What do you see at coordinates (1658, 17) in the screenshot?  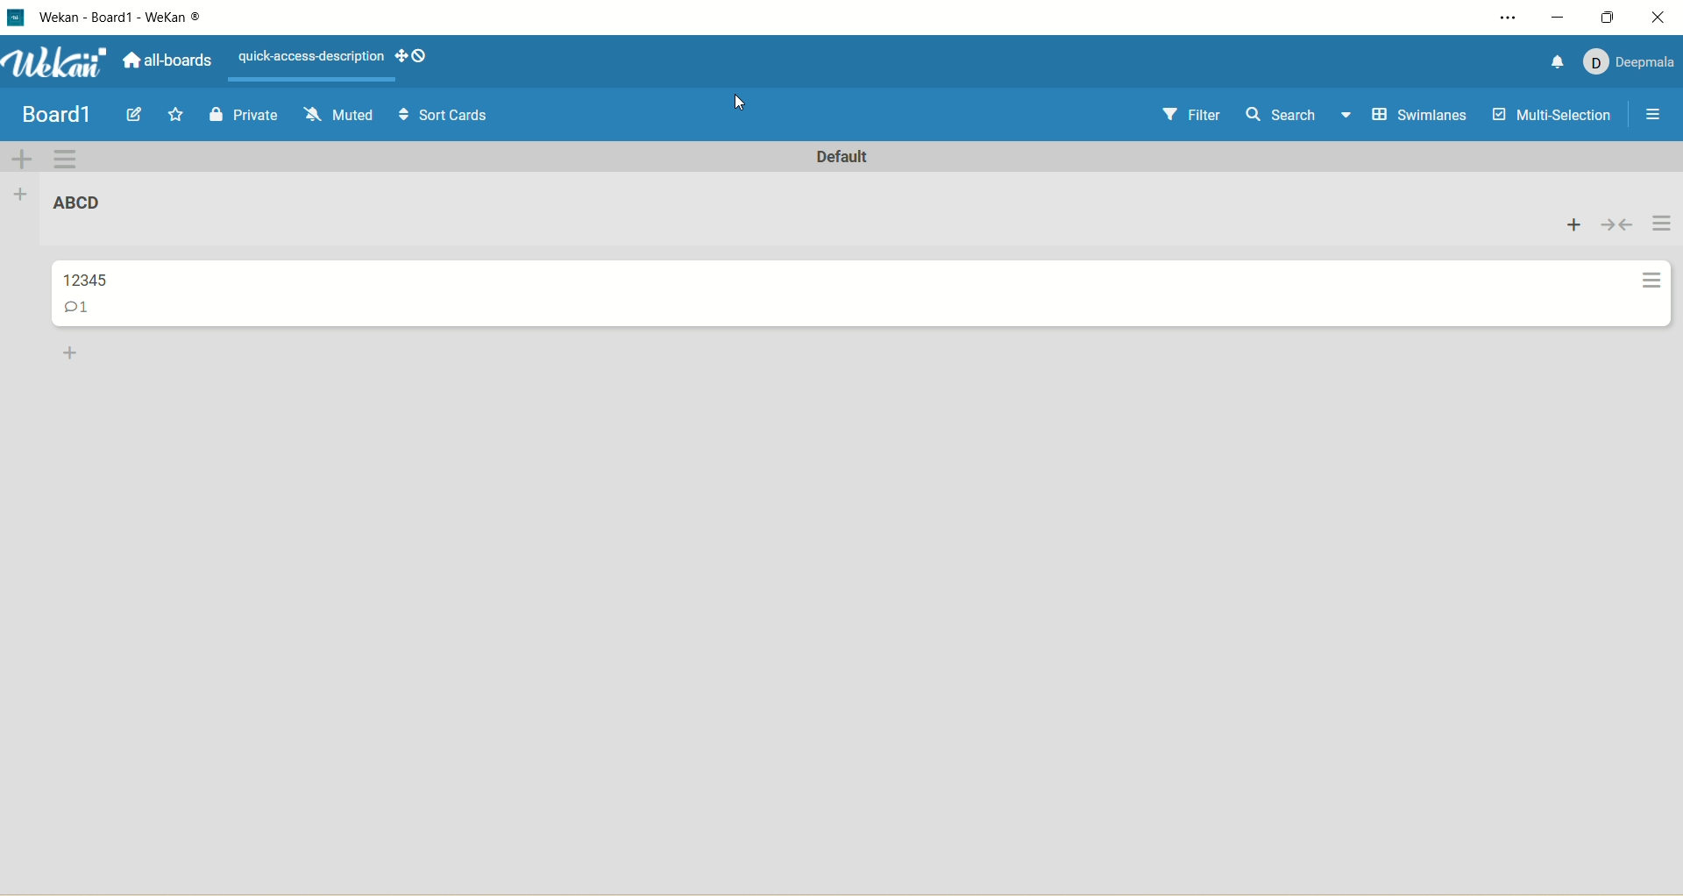 I see `close` at bounding box center [1658, 17].